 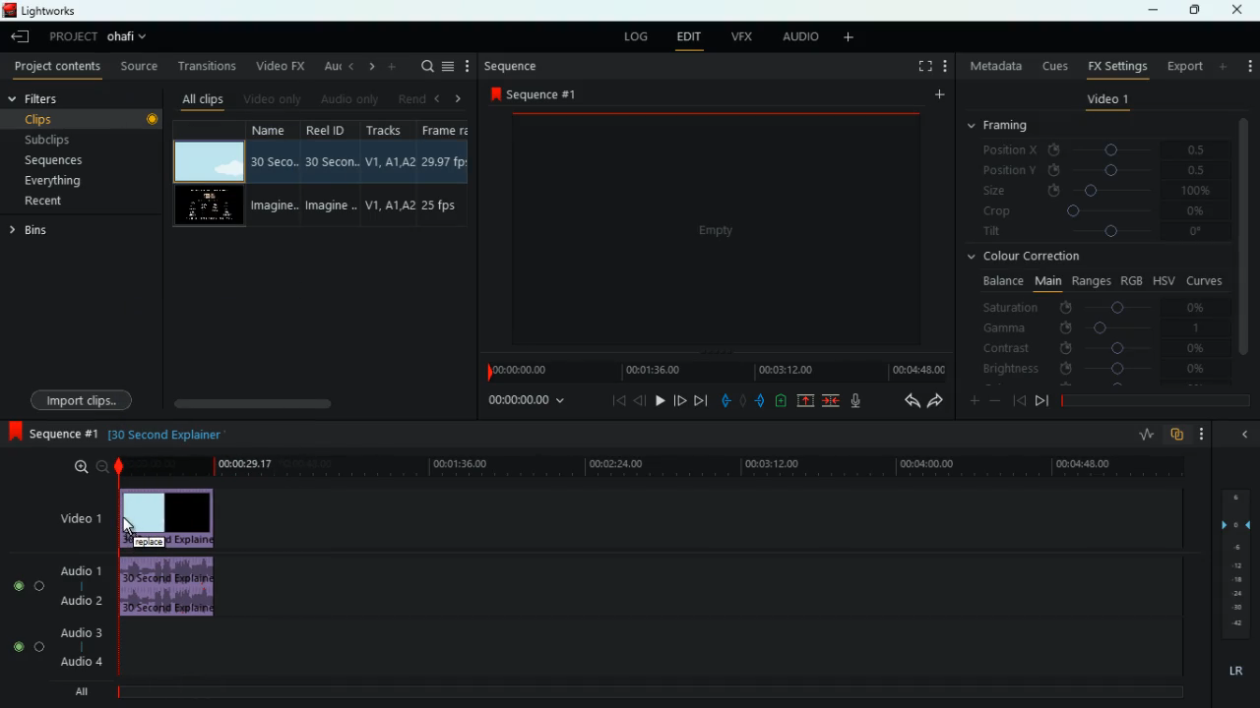 I want to click on vertical scroll bar, so click(x=1244, y=236).